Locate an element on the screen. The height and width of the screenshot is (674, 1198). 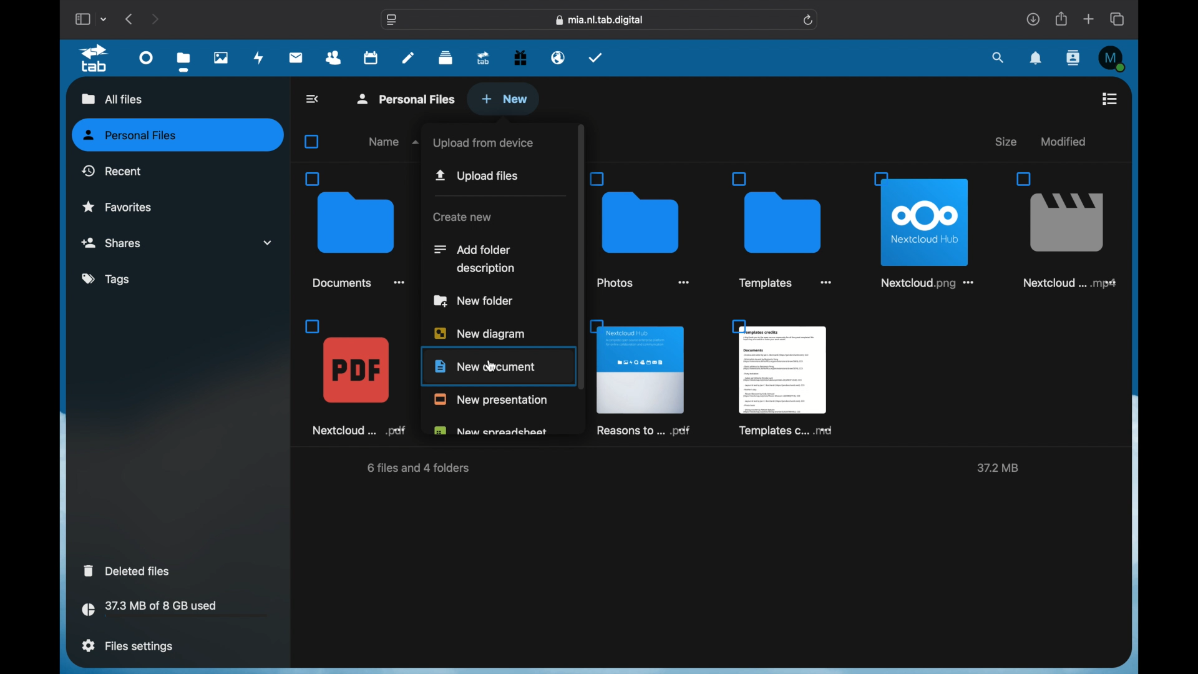
folder is located at coordinates (643, 229).